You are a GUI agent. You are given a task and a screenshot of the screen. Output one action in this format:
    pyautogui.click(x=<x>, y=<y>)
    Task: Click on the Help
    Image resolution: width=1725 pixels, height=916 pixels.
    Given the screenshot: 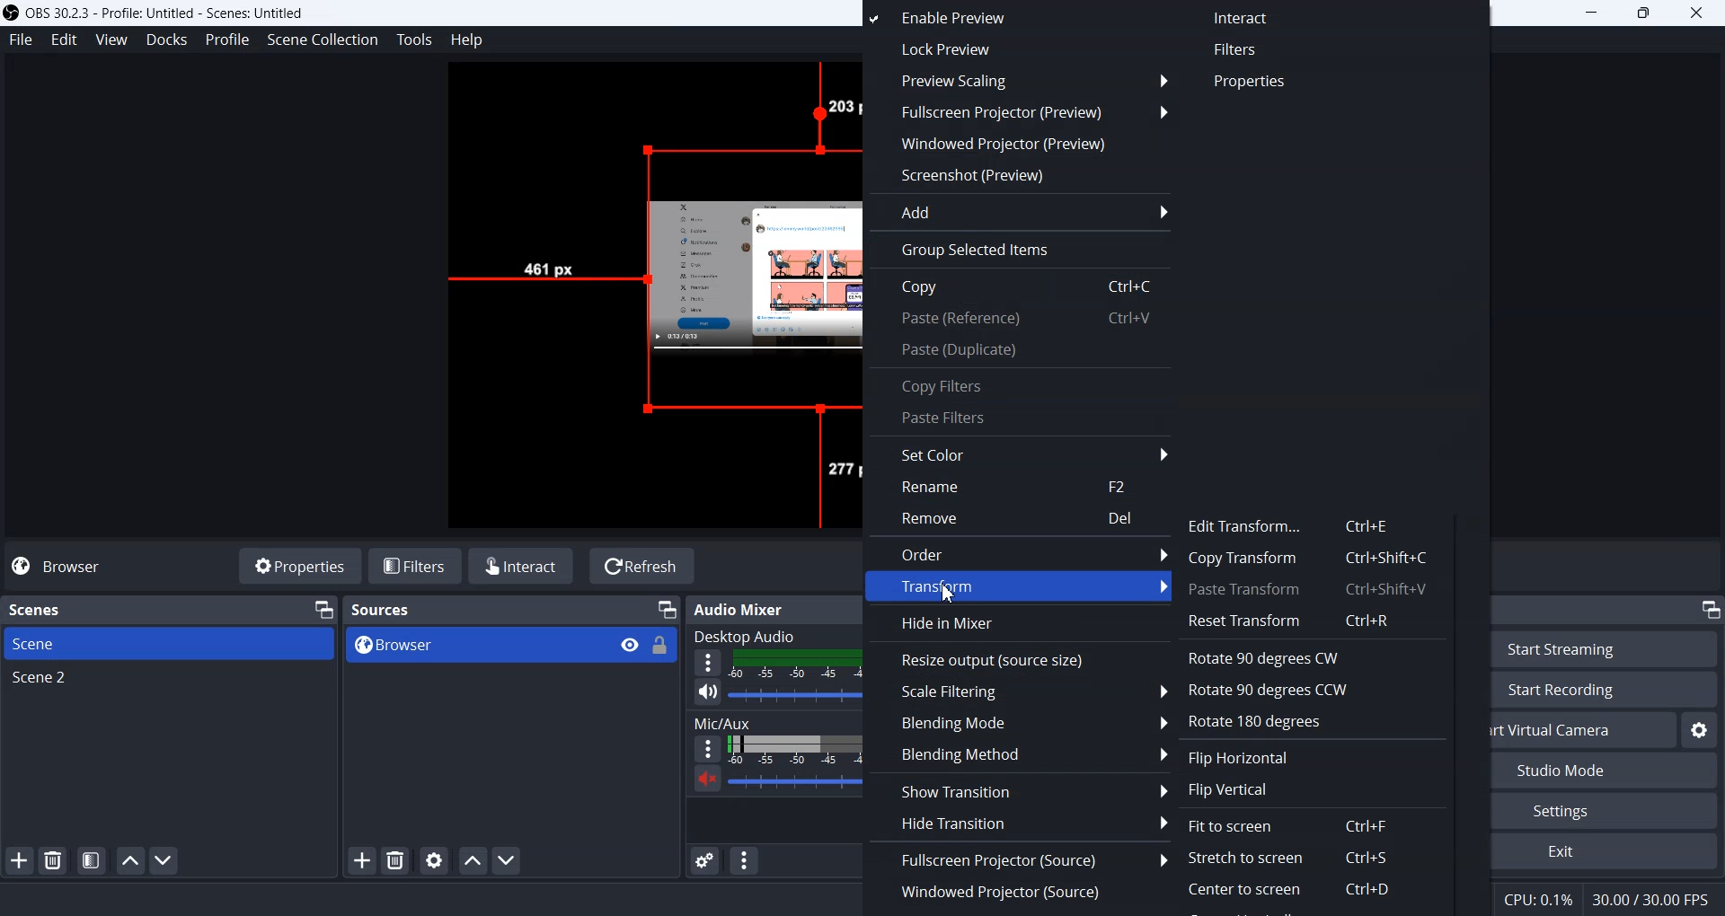 What is the action you would take?
    pyautogui.click(x=467, y=39)
    